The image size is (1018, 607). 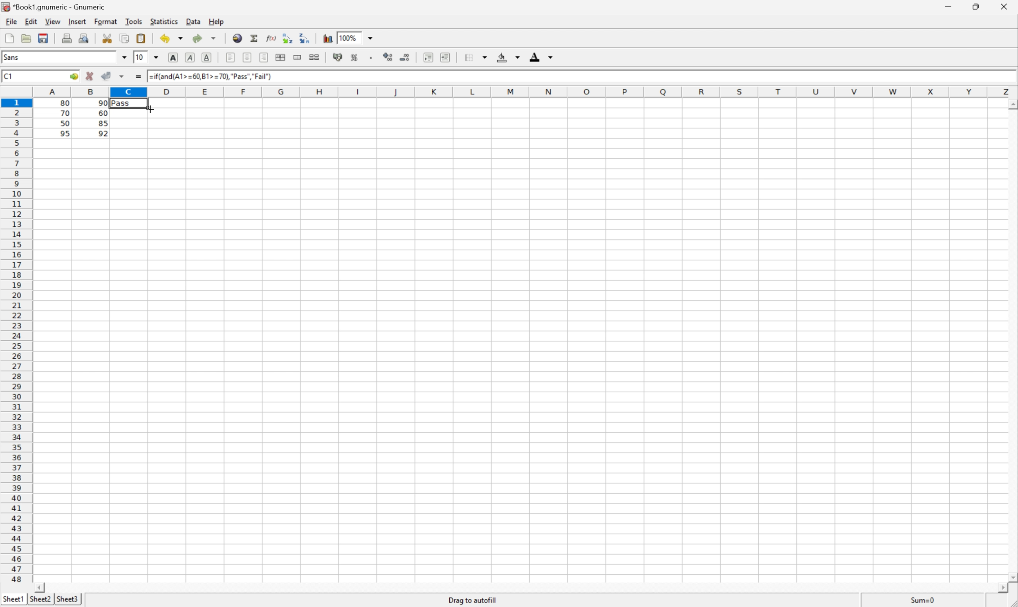 What do you see at coordinates (105, 20) in the screenshot?
I see `Format` at bounding box center [105, 20].